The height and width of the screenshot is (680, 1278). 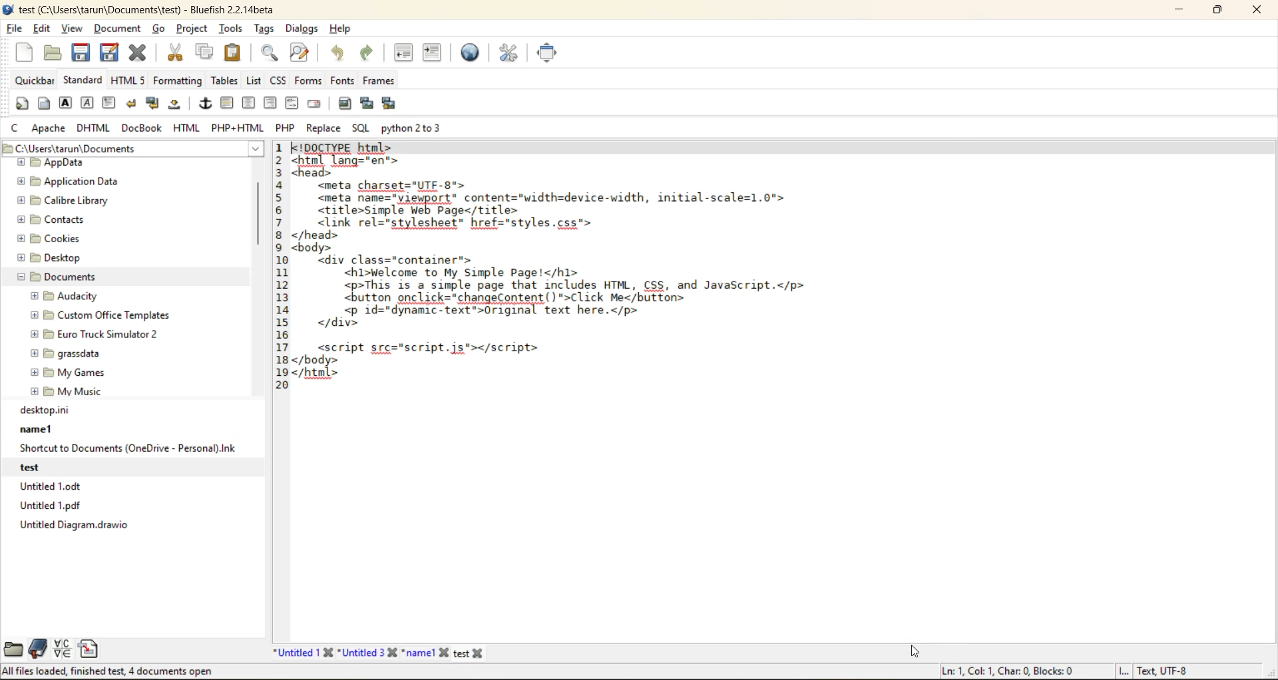 What do you see at coordinates (431, 53) in the screenshot?
I see `indent` at bounding box center [431, 53].